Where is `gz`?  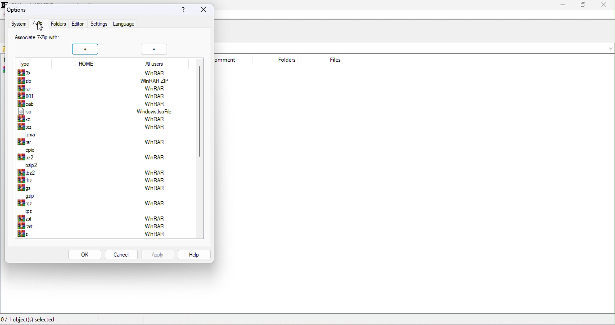 gz is located at coordinates (31, 189).